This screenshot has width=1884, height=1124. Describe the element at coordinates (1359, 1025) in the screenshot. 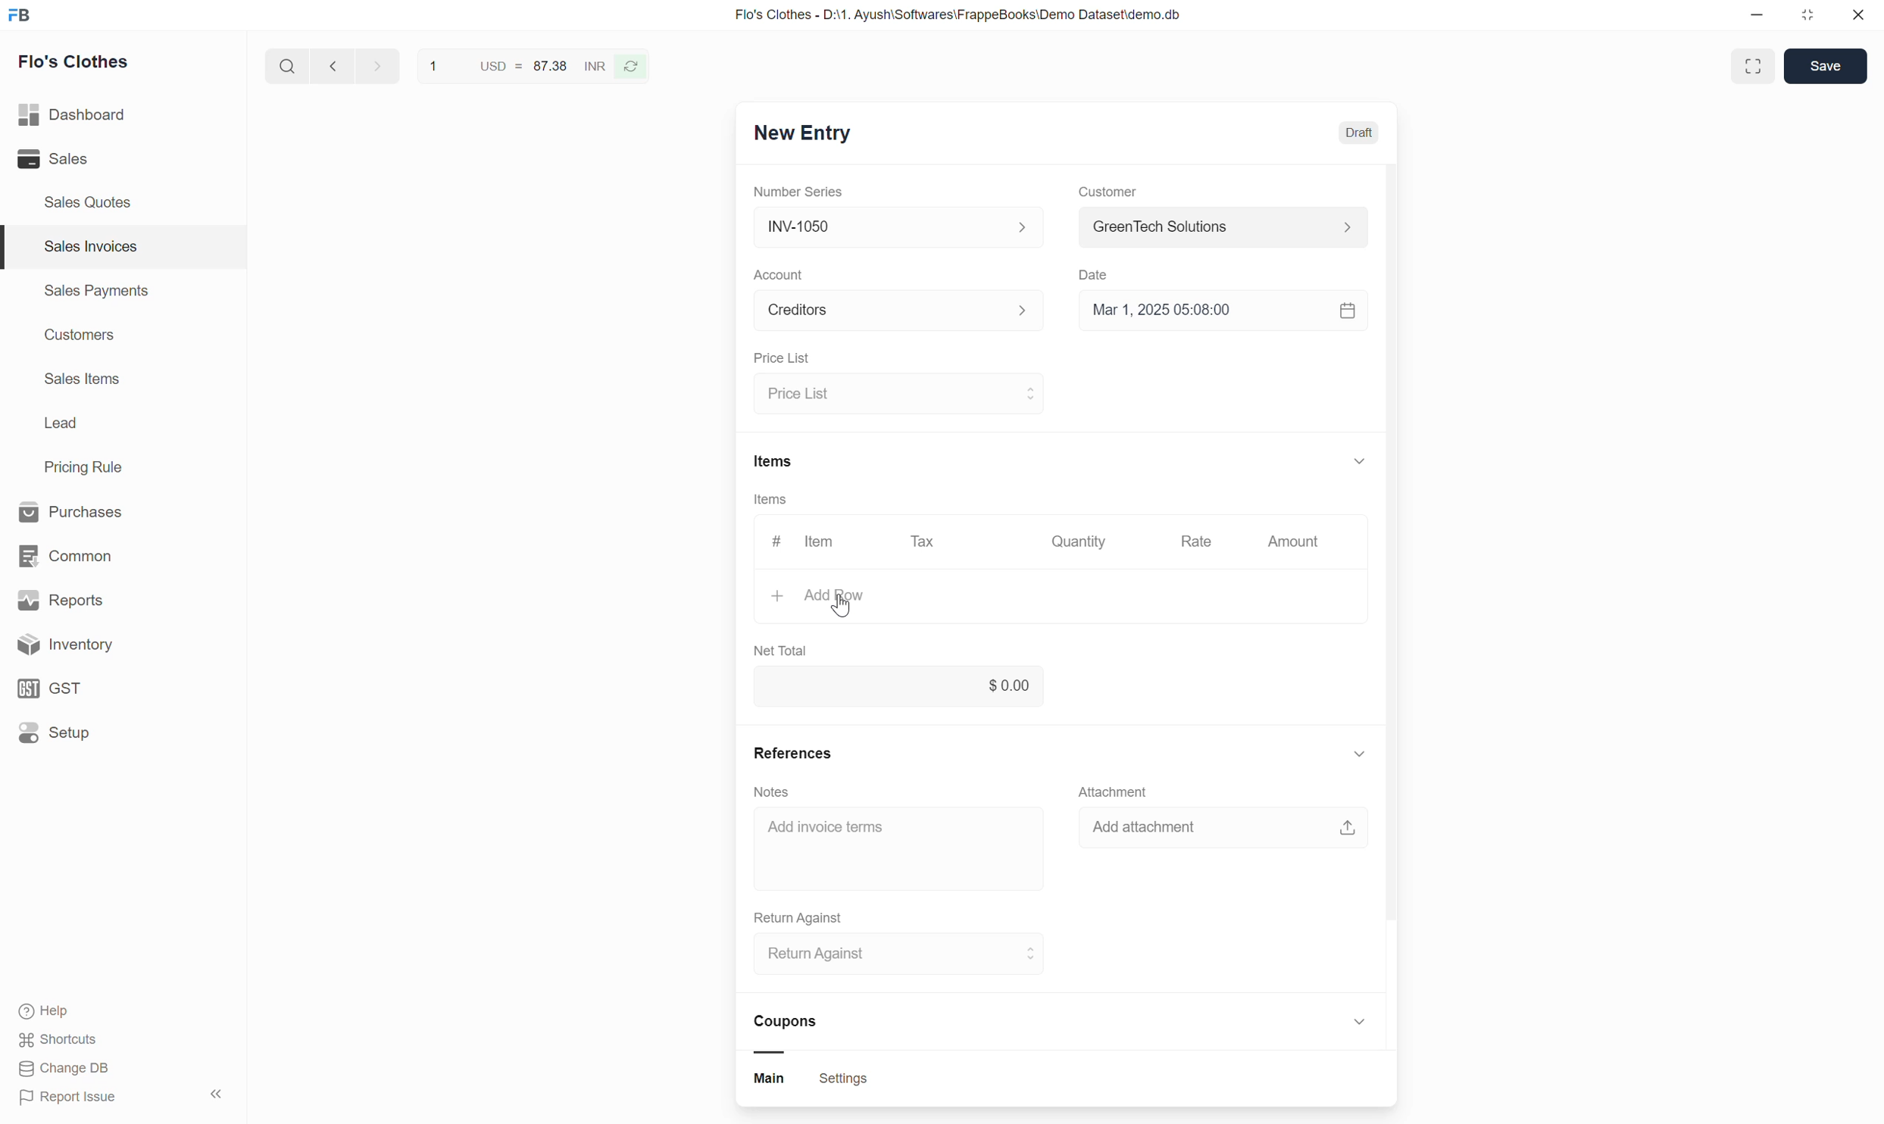

I see `show or hide coupon` at that location.